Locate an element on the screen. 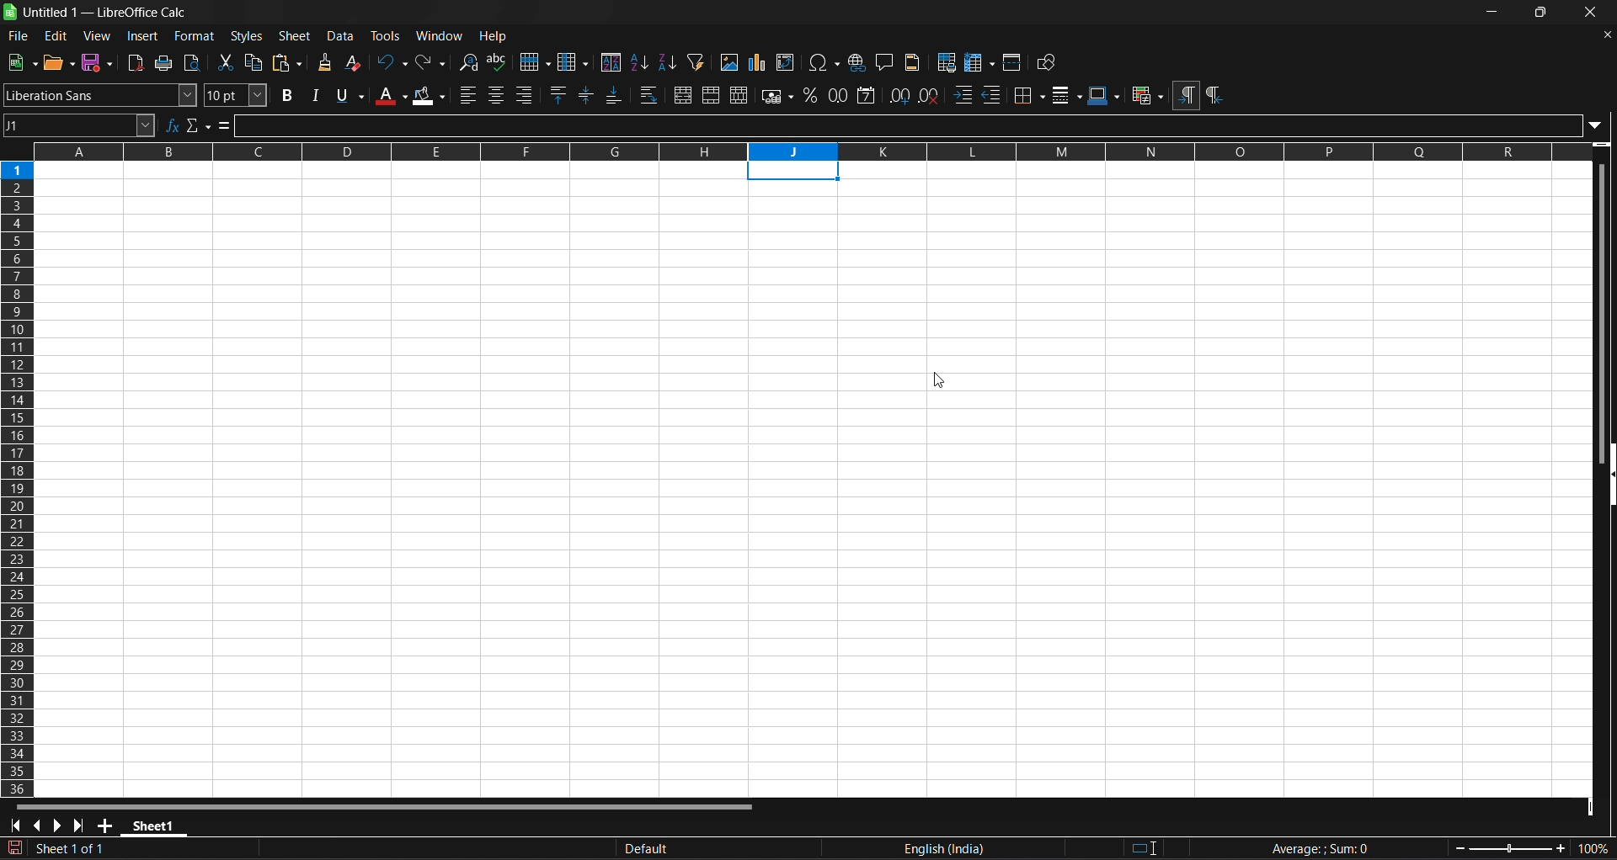  background color is located at coordinates (430, 97).